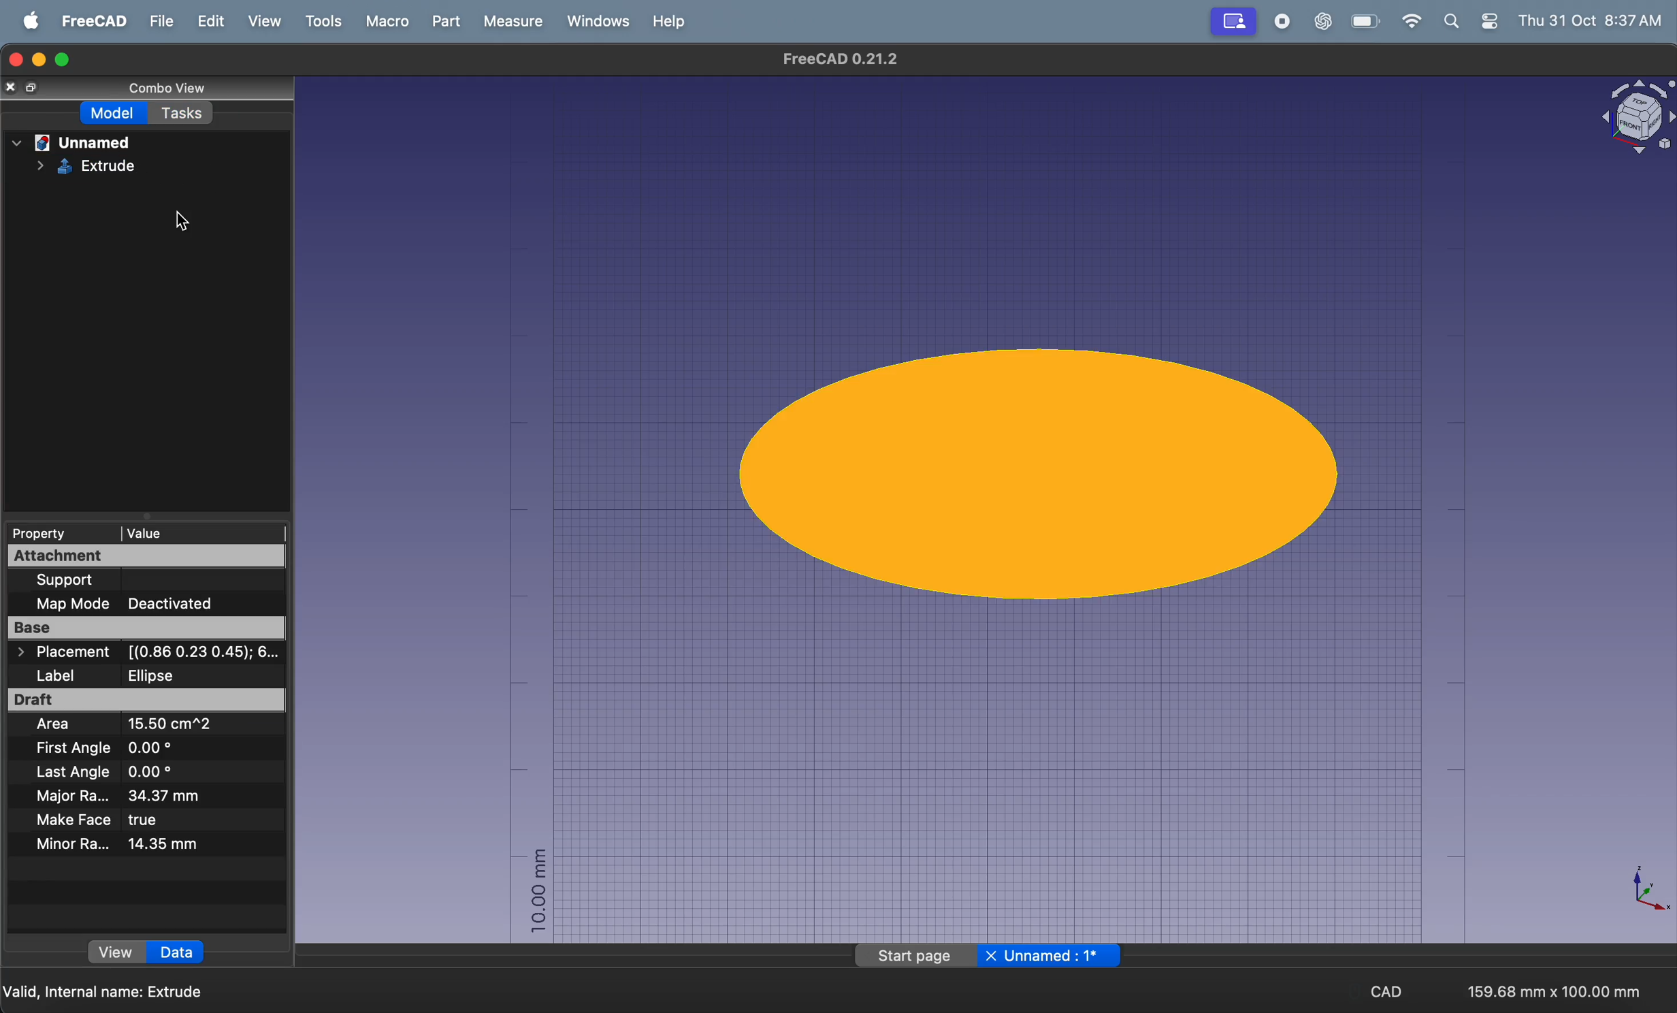 Image resolution: width=1677 pixels, height=1013 pixels. Describe the element at coordinates (67, 59) in the screenshot. I see `maximize` at that location.